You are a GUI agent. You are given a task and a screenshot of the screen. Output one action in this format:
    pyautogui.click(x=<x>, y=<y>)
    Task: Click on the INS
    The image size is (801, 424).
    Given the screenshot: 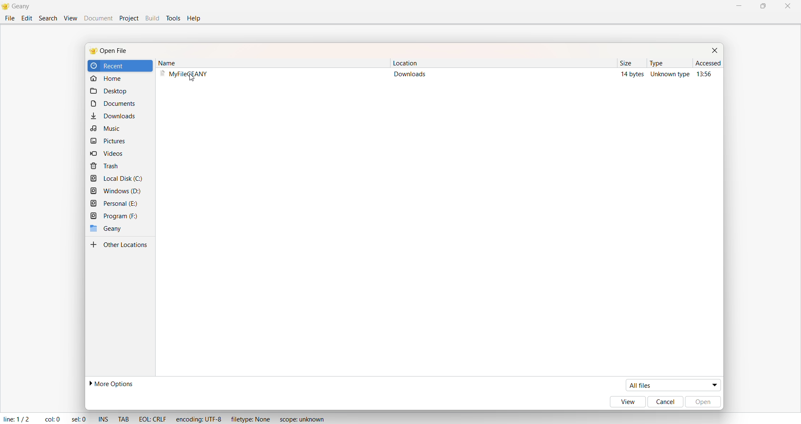 What is the action you would take?
    pyautogui.click(x=103, y=419)
    